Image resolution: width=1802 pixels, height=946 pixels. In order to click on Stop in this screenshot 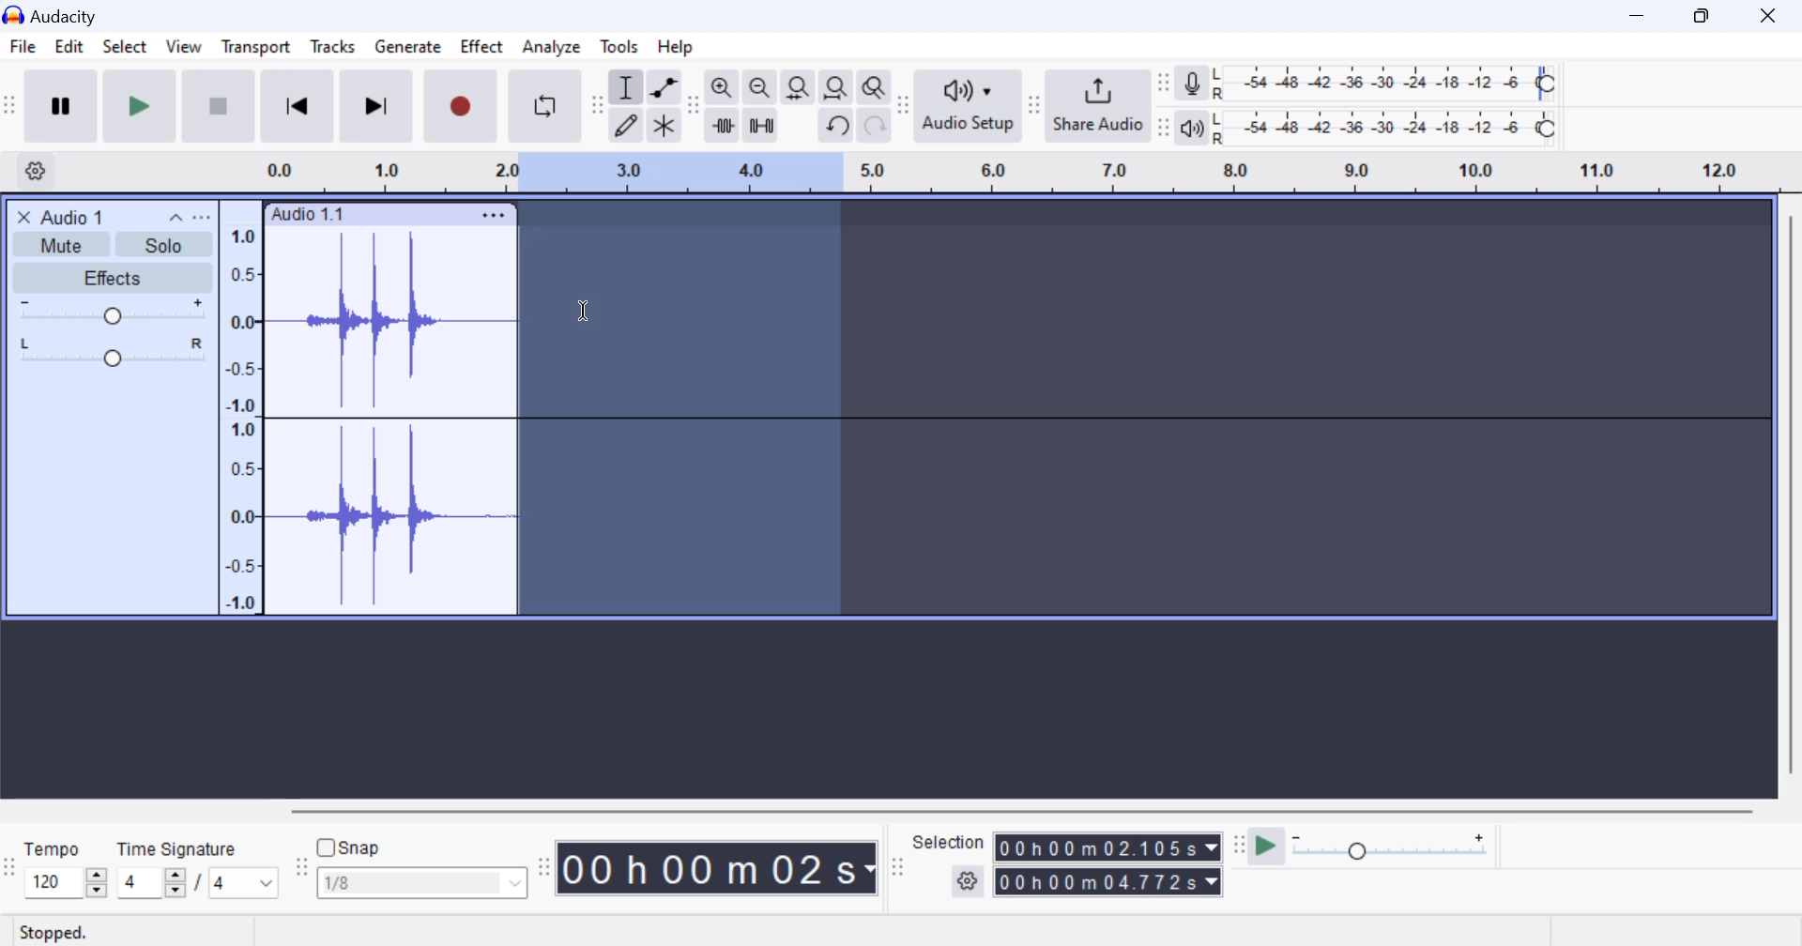, I will do `click(221, 105)`.